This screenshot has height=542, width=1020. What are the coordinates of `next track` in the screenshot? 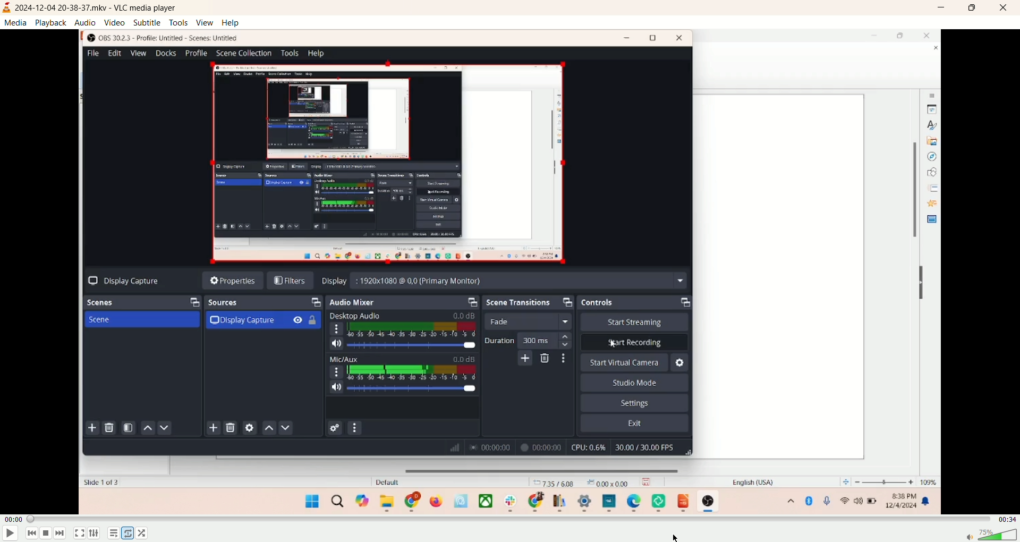 It's located at (60, 533).